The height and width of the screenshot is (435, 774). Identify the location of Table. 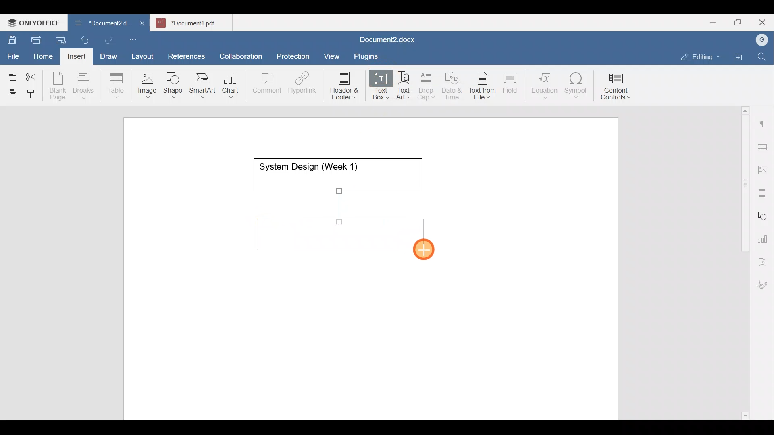
(117, 84).